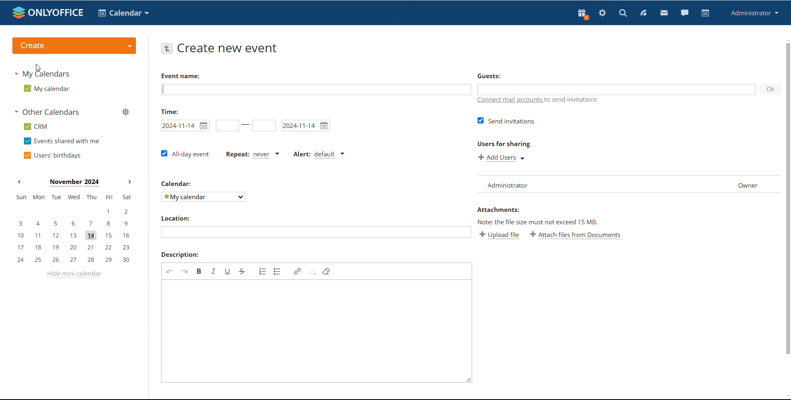  I want to click on time, so click(170, 111).